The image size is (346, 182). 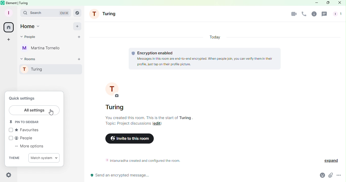 What do you see at coordinates (293, 14) in the screenshot?
I see `Video call` at bounding box center [293, 14].